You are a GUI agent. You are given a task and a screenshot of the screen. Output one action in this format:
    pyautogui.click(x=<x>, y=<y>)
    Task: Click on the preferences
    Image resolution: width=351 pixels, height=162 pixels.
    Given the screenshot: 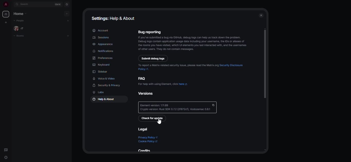 What is the action you would take?
    pyautogui.click(x=103, y=58)
    